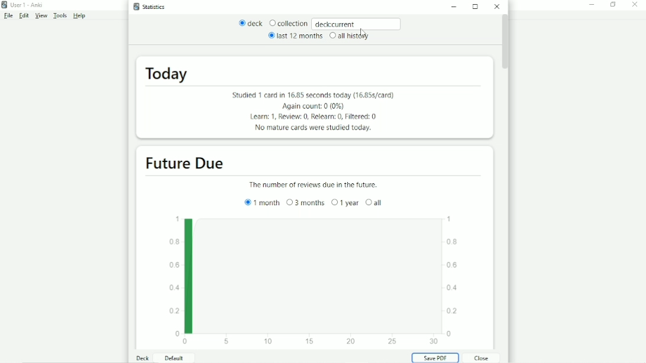 This screenshot has height=363, width=646. Describe the element at coordinates (613, 4) in the screenshot. I see `Restore down` at that location.